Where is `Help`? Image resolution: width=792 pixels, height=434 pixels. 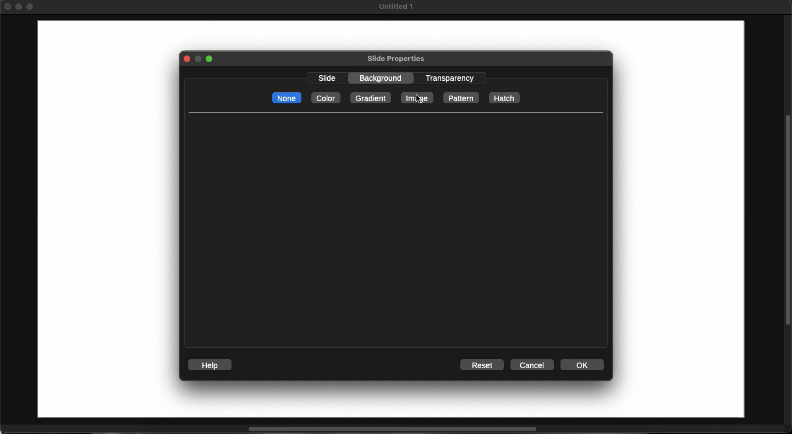
Help is located at coordinates (211, 365).